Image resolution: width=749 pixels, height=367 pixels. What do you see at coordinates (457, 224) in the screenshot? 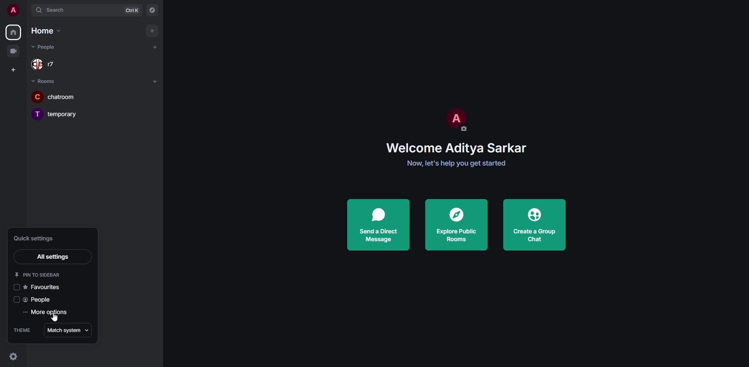
I see `explore public rooms` at bounding box center [457, 224].